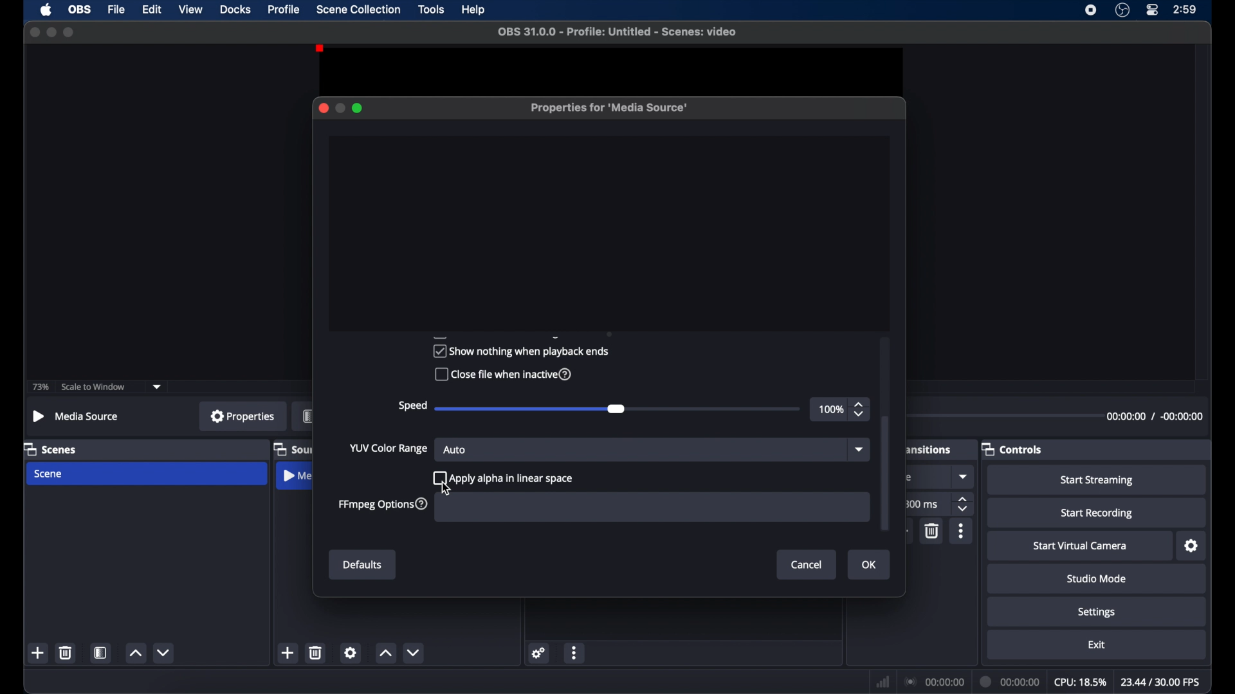 The width and height of the screenshot is (1235, 694). I want to click on close, so click(324, 108).